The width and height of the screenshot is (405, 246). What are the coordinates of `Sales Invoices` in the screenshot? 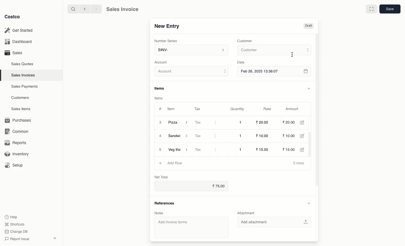 It's located at (23, 75).